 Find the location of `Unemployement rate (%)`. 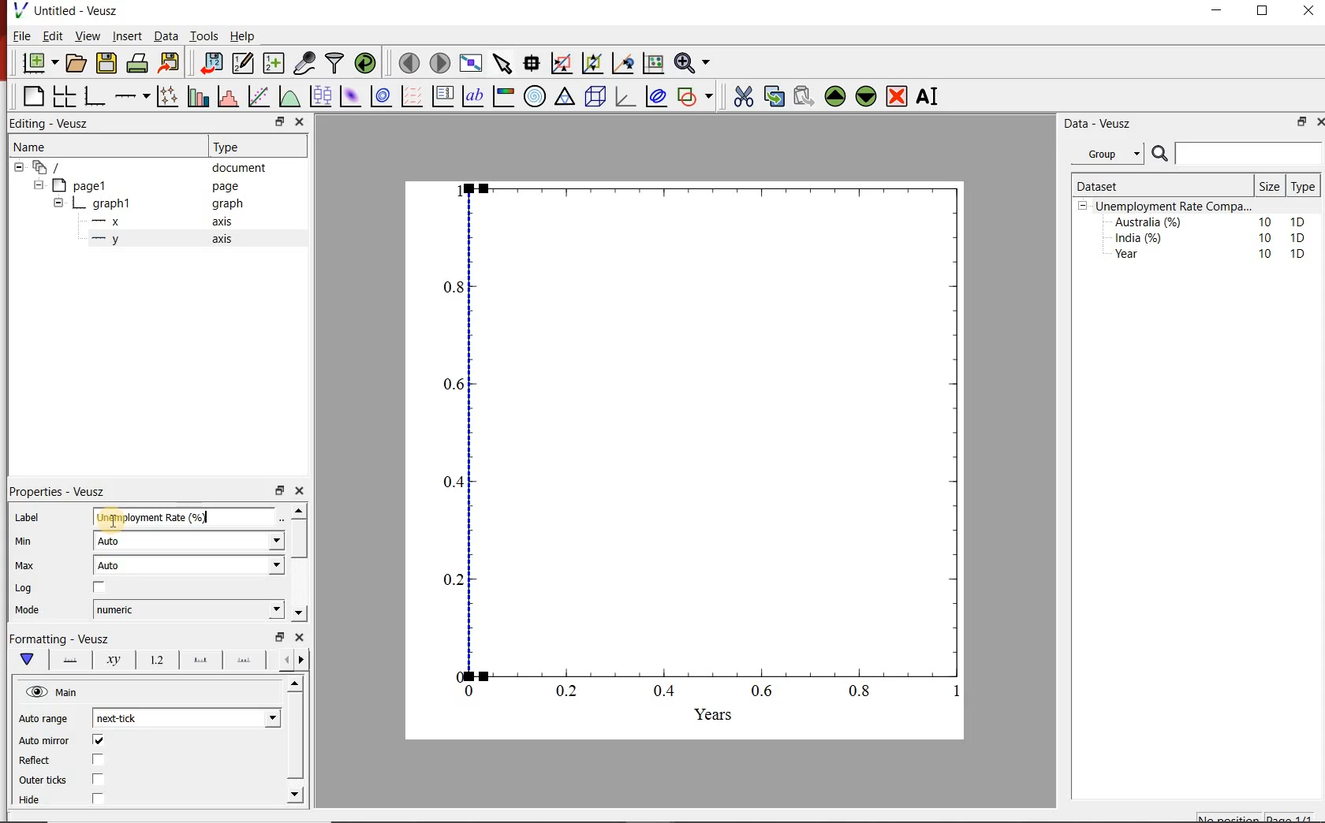

Unemployement rate (%) is located at coordinates (187, 517).